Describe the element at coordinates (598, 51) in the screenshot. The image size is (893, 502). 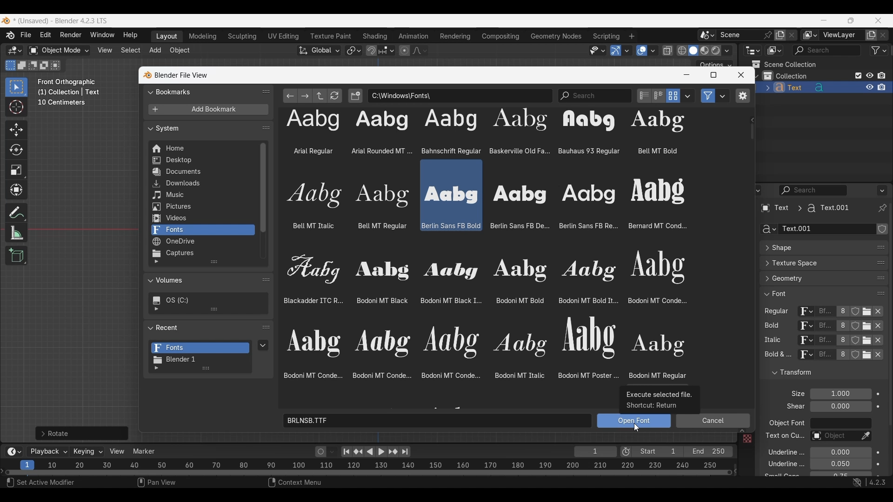
I see `Selectability and visibility` at that location.